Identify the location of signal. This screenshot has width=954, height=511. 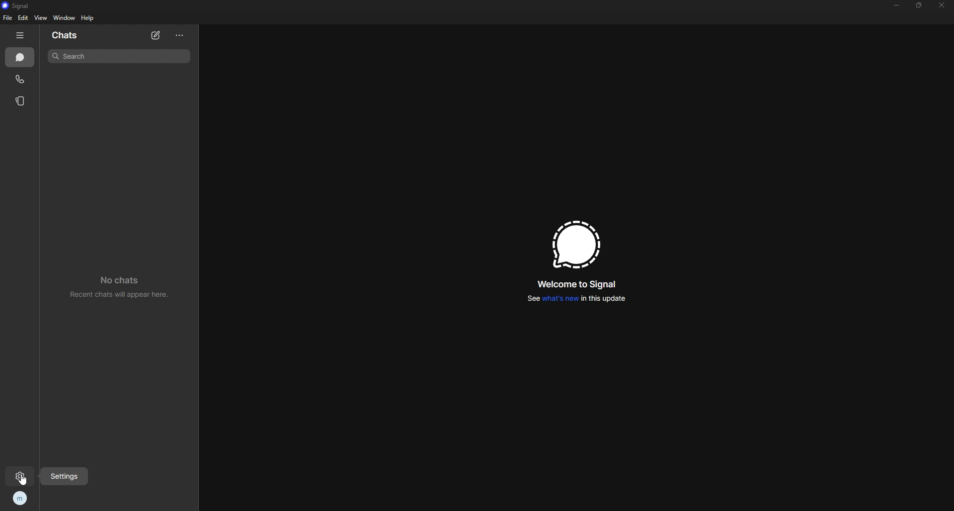
(23, 5).